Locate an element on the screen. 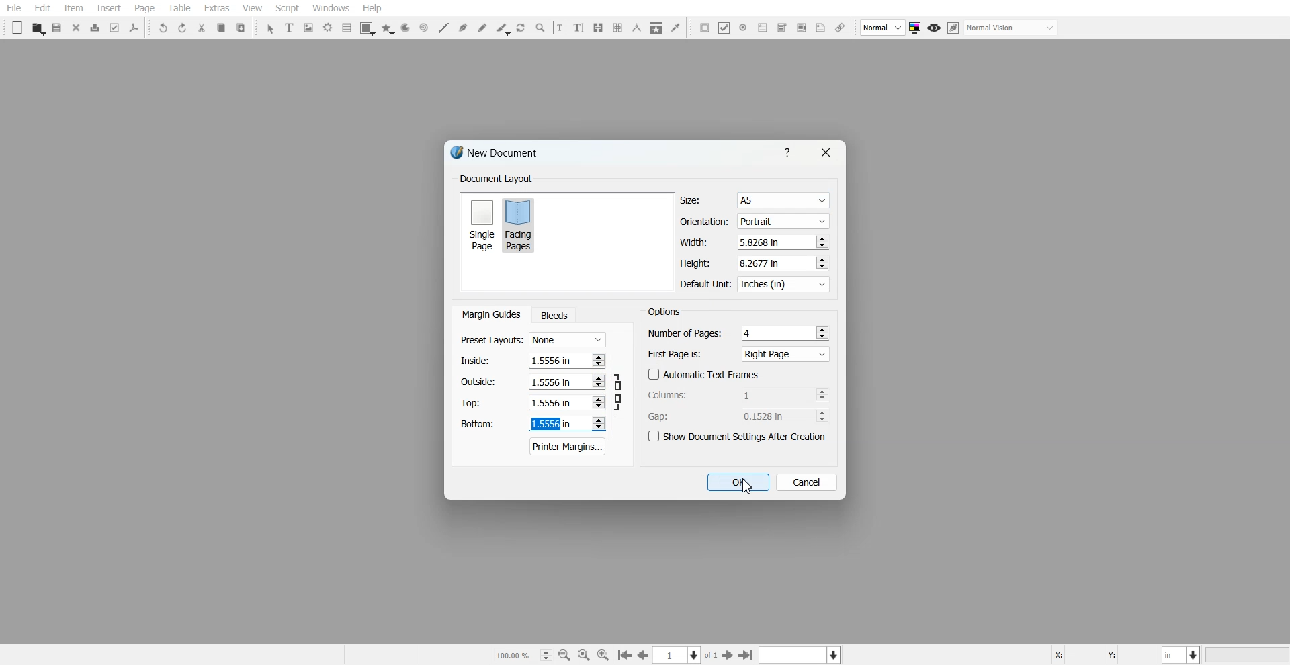 The height and width of the screenshot is (665, 1290). 5.8268 in is located at coordinates (762, 242).